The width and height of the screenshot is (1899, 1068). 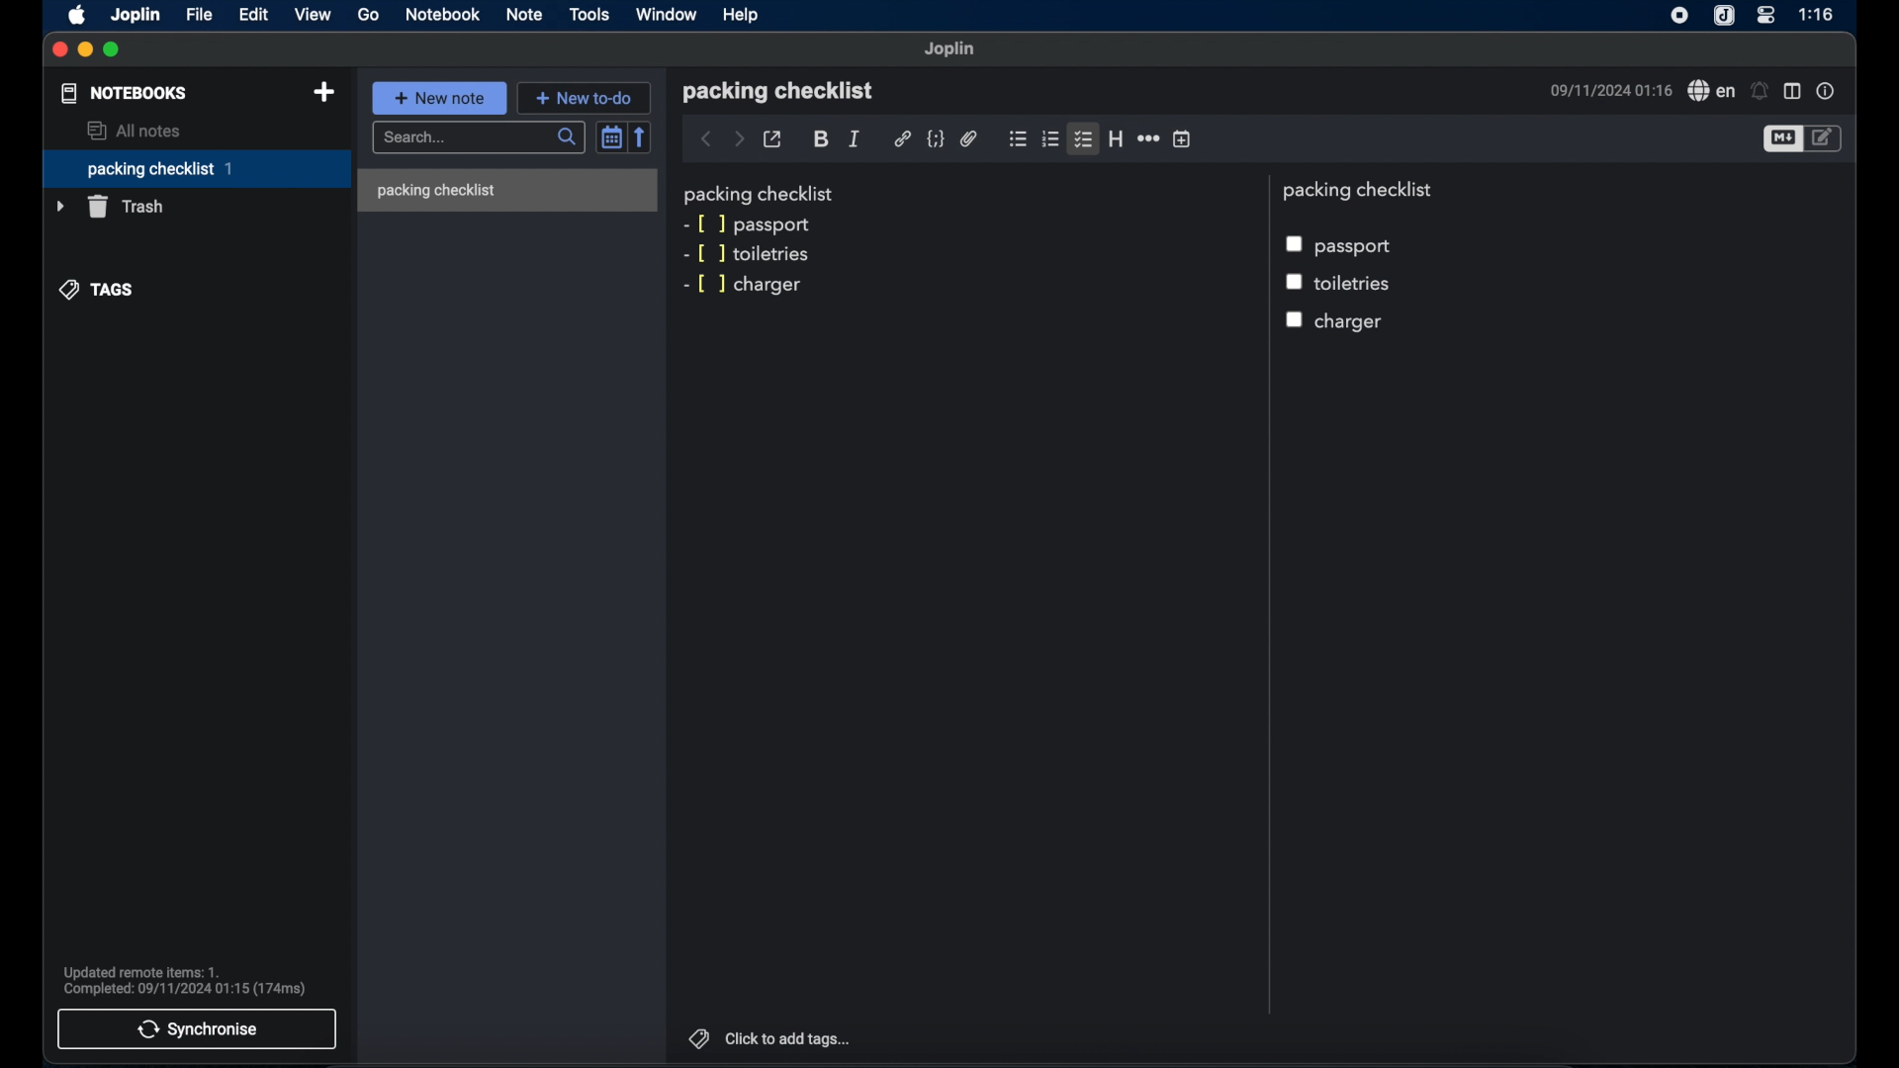 I want to click on passport, so click(x=776, y=224).